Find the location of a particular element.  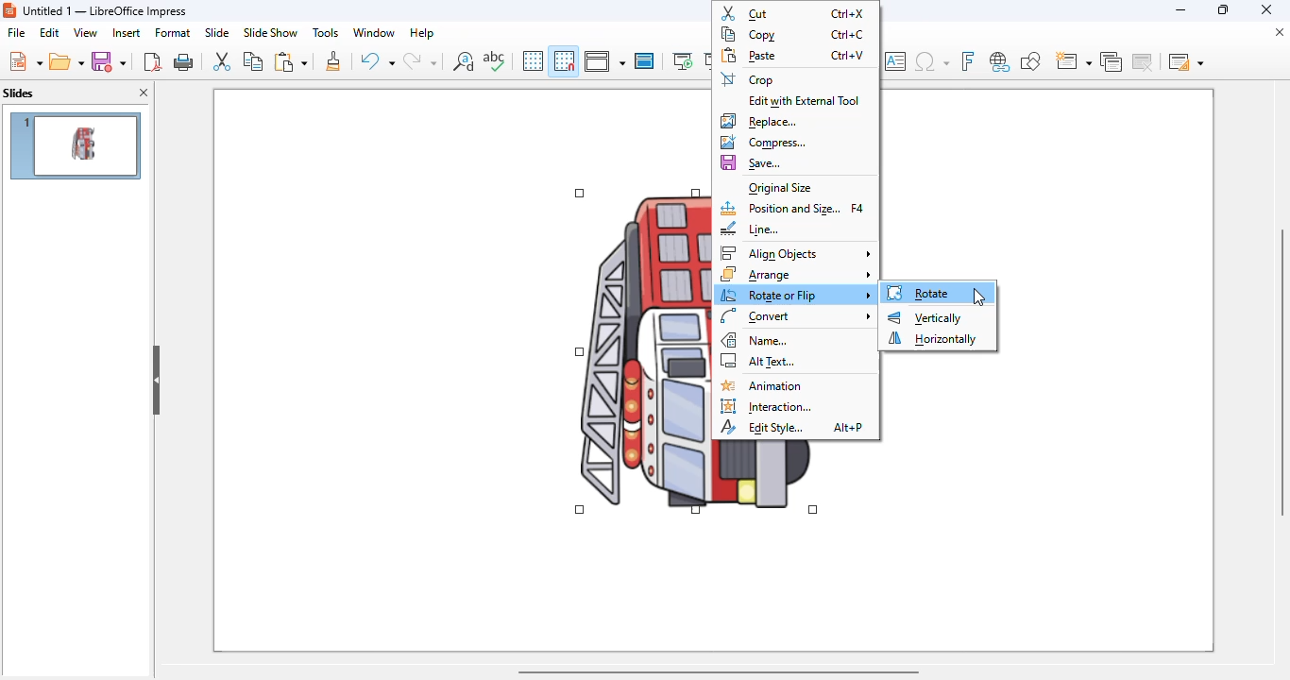

slide show is located at coordinates (270, 32).